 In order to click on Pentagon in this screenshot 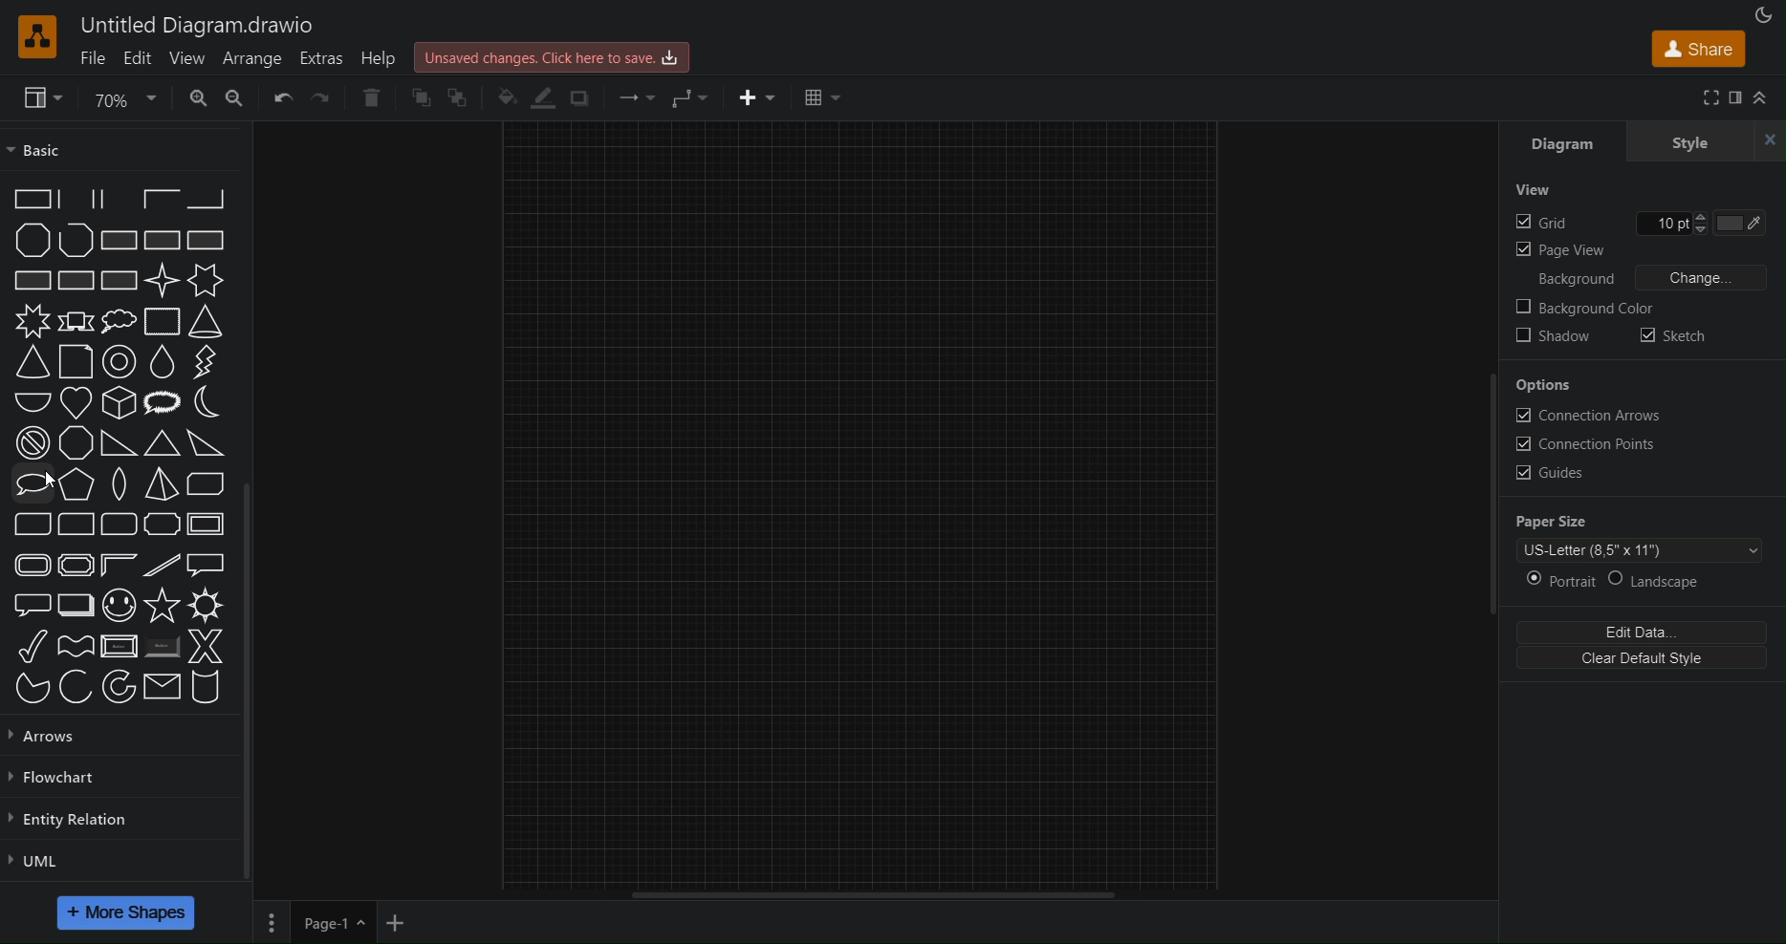, I will do `click(76, 483)`.